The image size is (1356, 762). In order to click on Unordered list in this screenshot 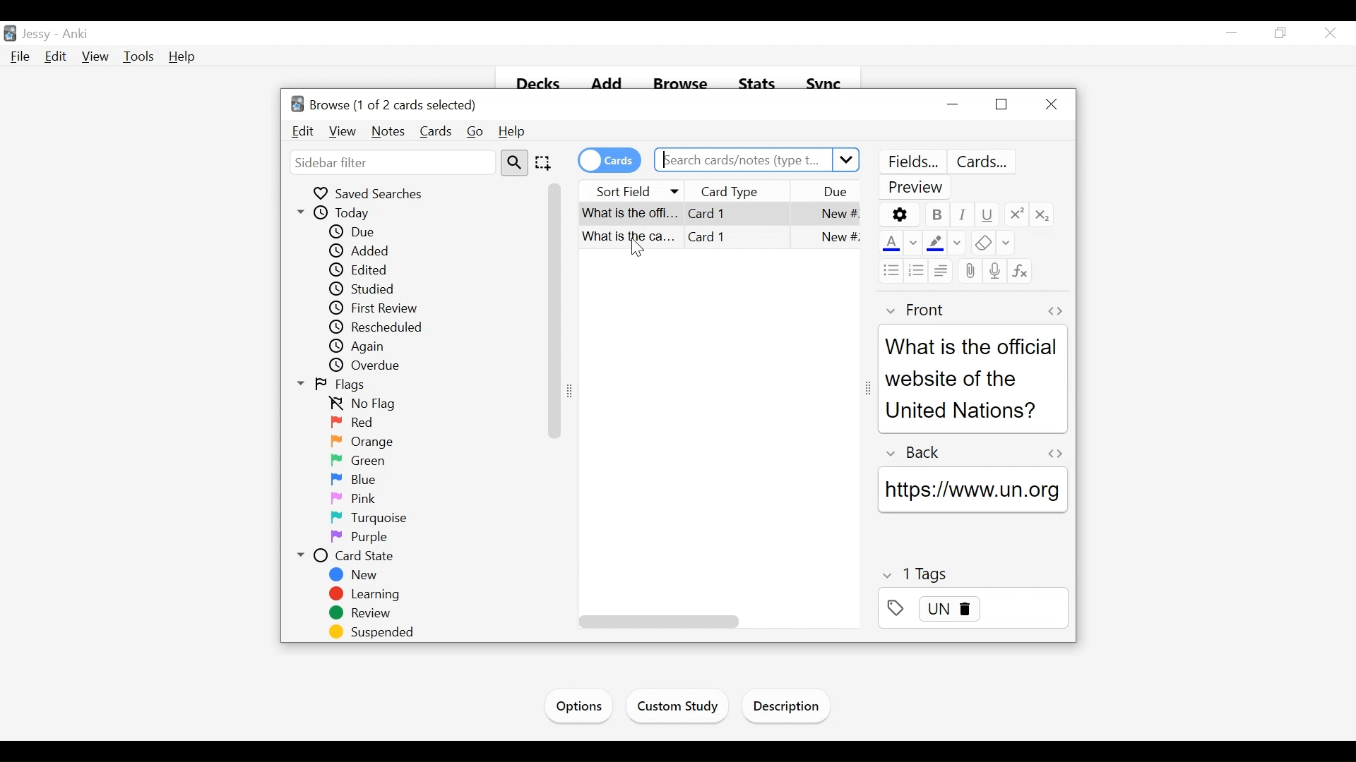, I will do `click(889, 270)`.